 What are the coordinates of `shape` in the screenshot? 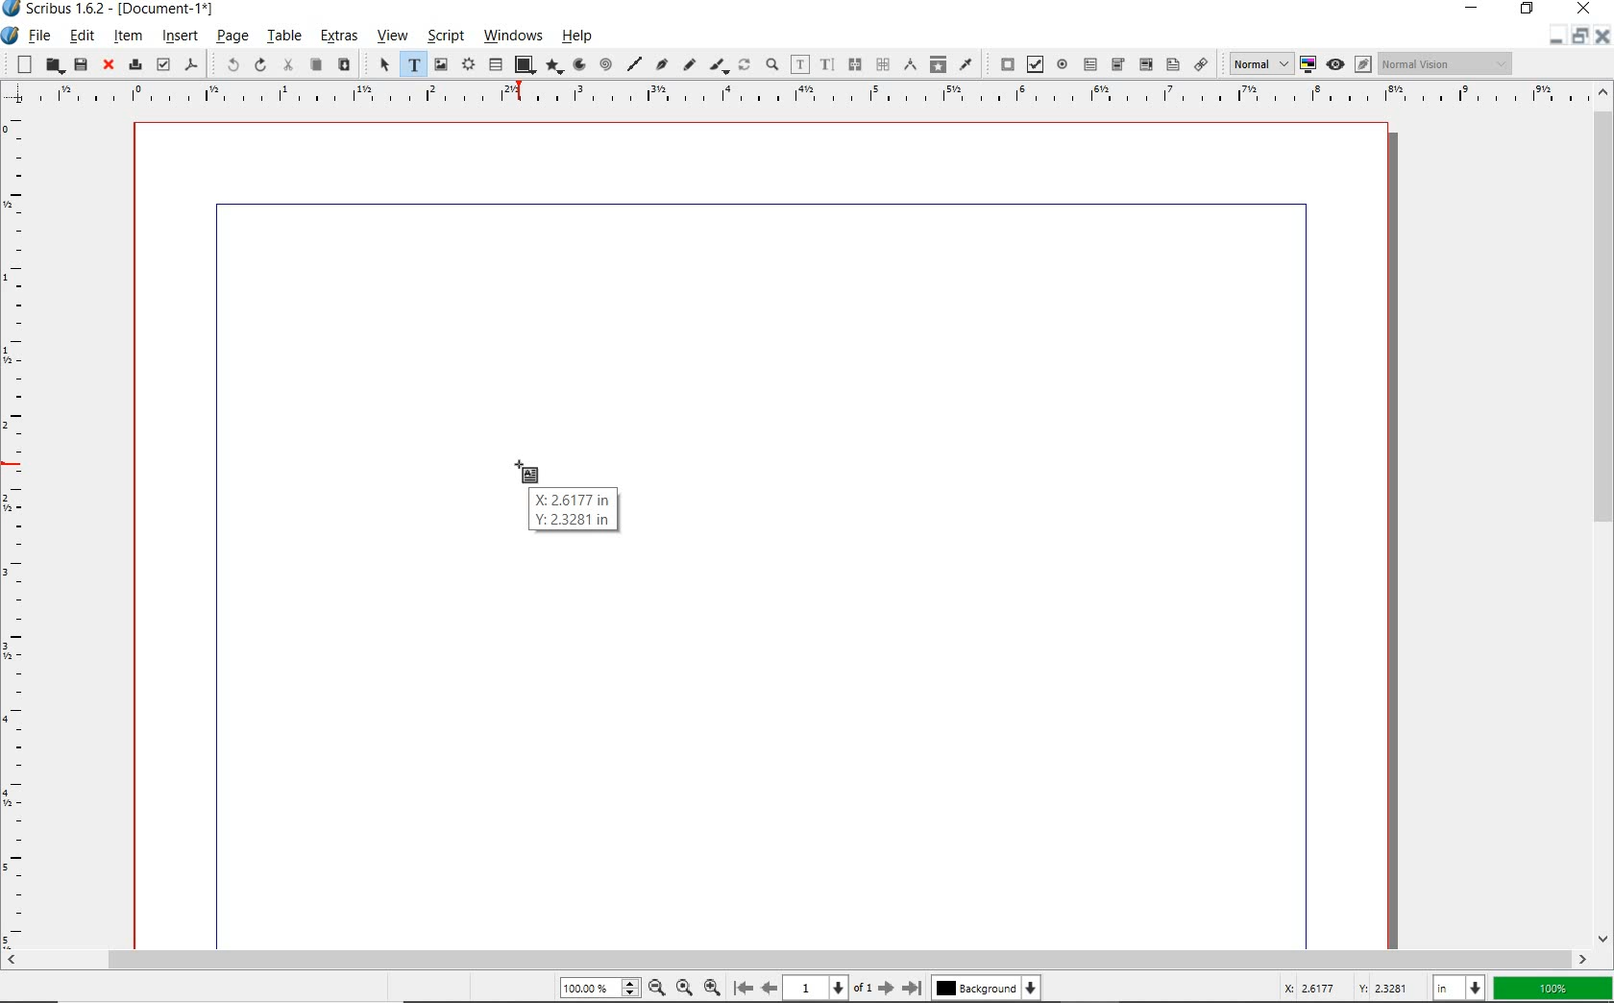 It's located at (524, 63).